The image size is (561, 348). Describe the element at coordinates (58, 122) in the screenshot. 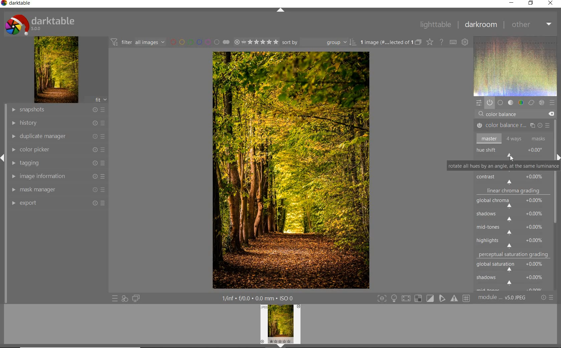

I see `history` at that location.